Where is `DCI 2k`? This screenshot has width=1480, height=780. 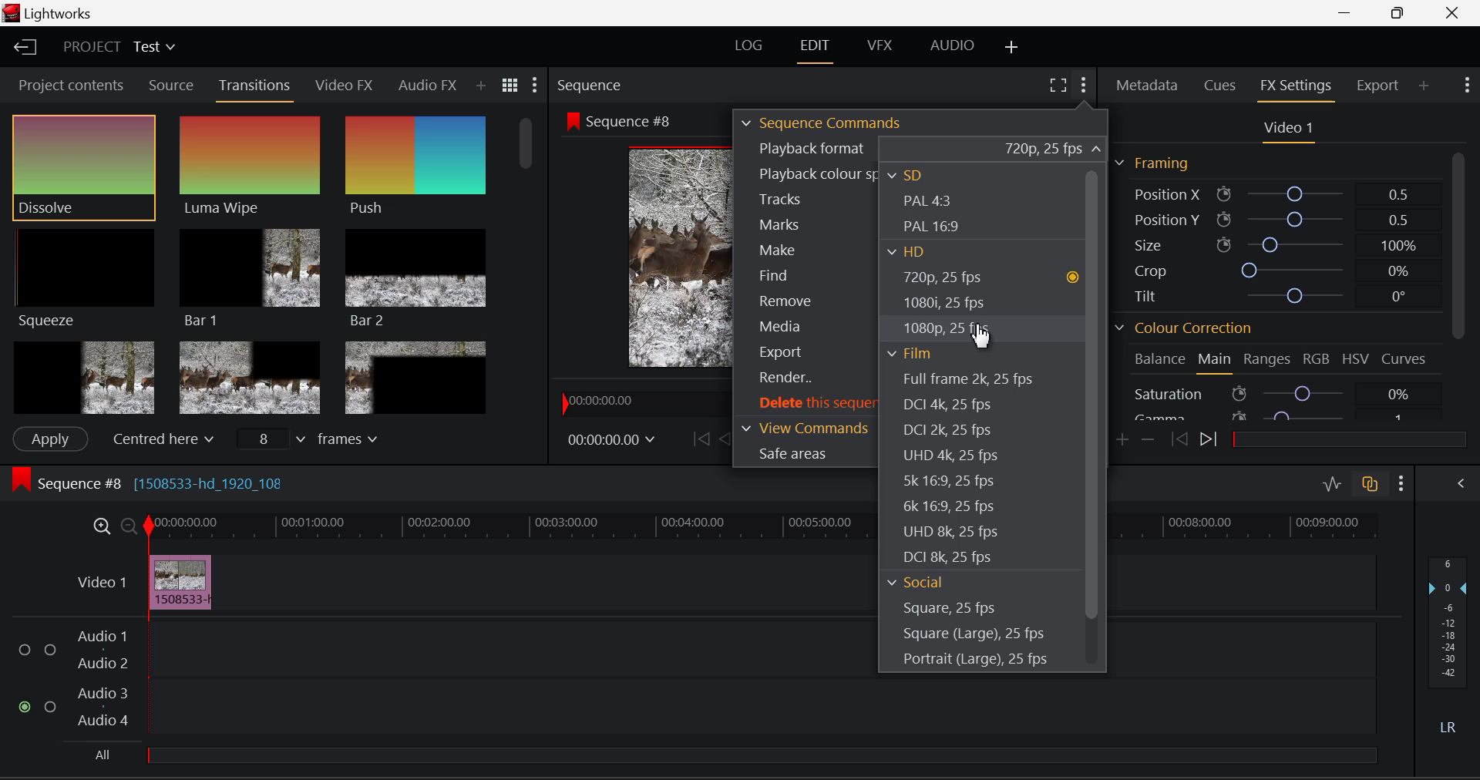 DCI 2k is located at coordinates (950, 432).